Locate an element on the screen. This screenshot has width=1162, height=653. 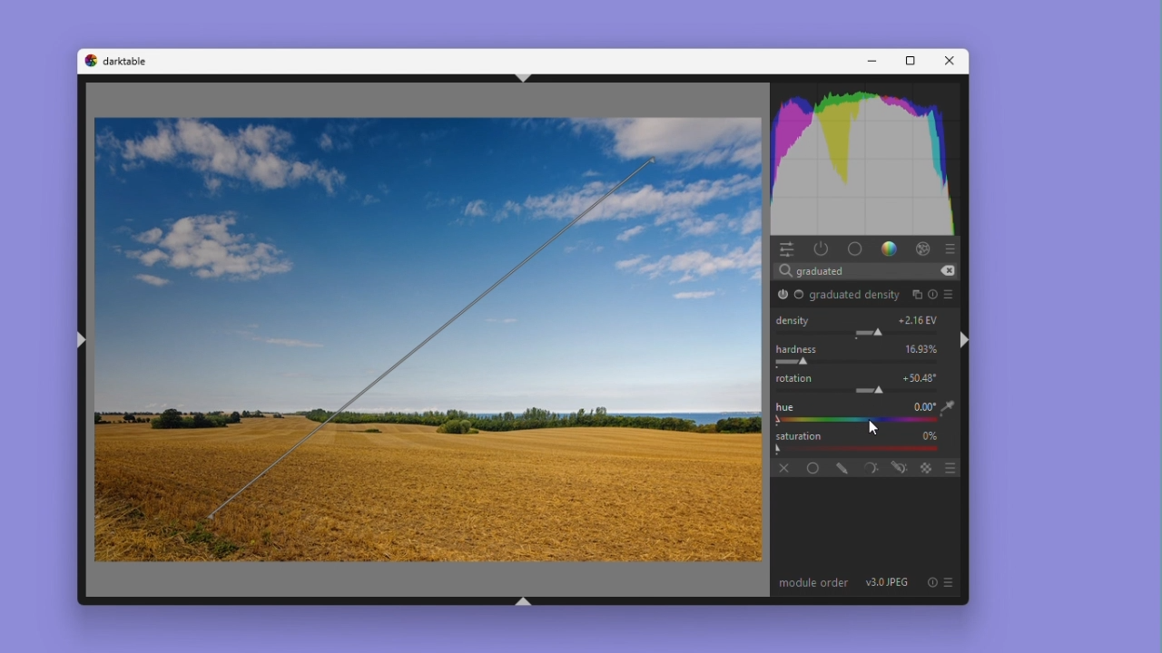
Hardness is located at coordinates (798, 349).